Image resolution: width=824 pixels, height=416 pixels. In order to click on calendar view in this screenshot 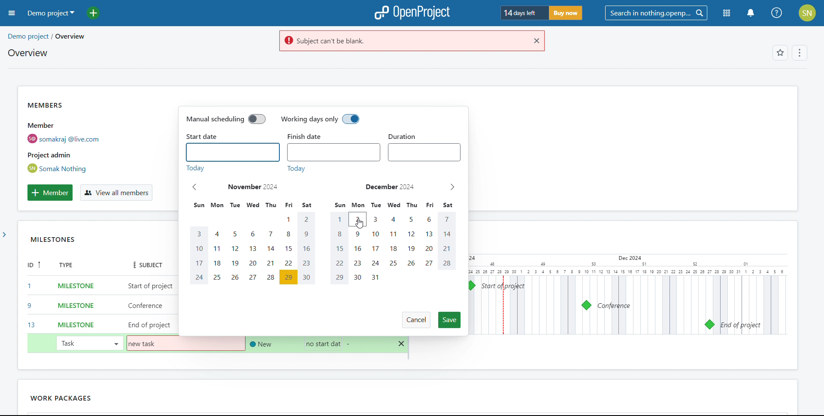, I will do `click(626, 295)`.